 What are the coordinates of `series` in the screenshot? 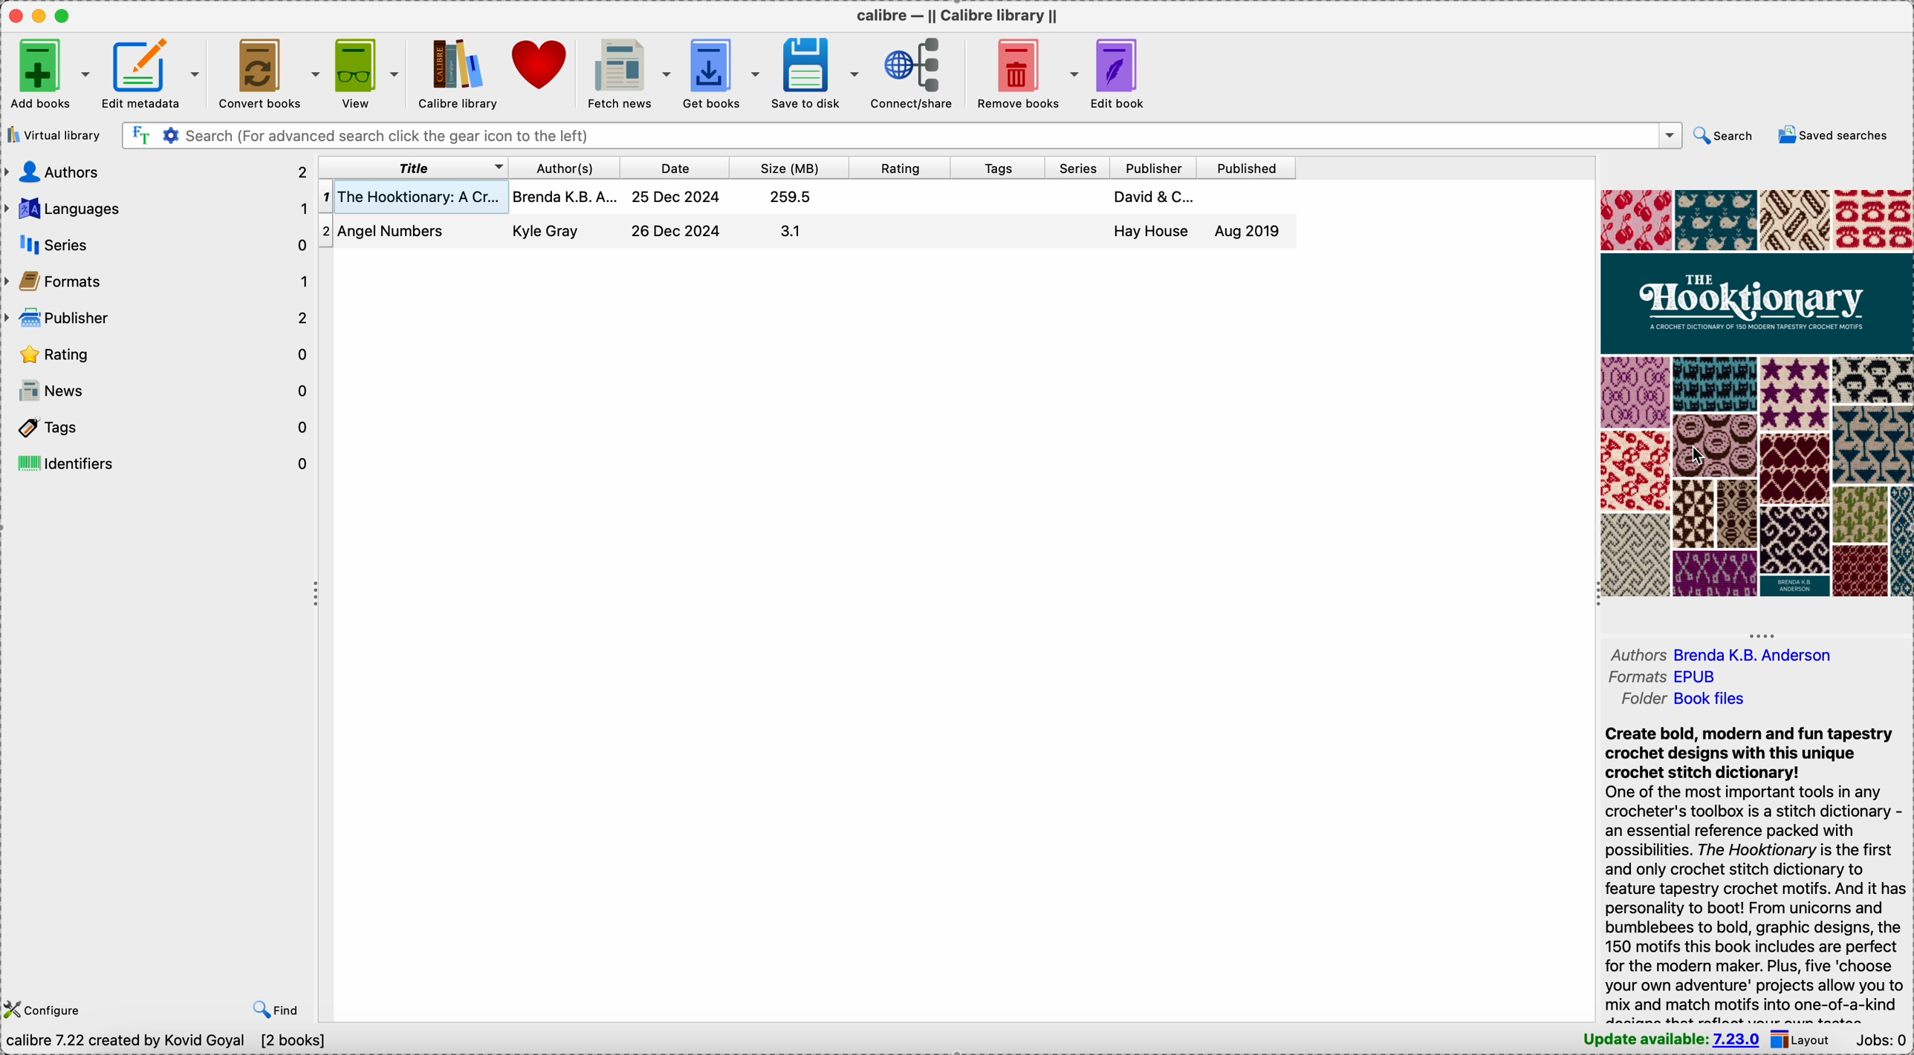 It's located at (155, 245).